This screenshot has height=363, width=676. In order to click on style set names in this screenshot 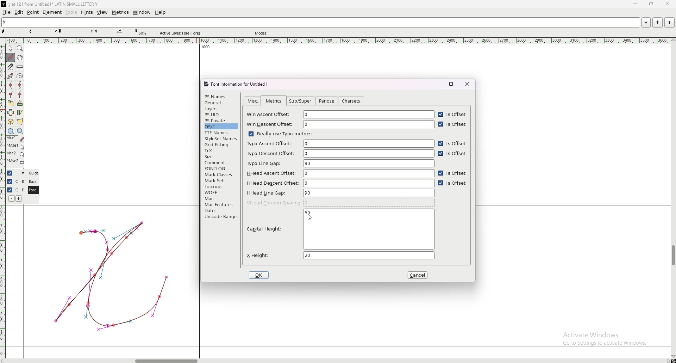, I will do `click(220, 139)`.